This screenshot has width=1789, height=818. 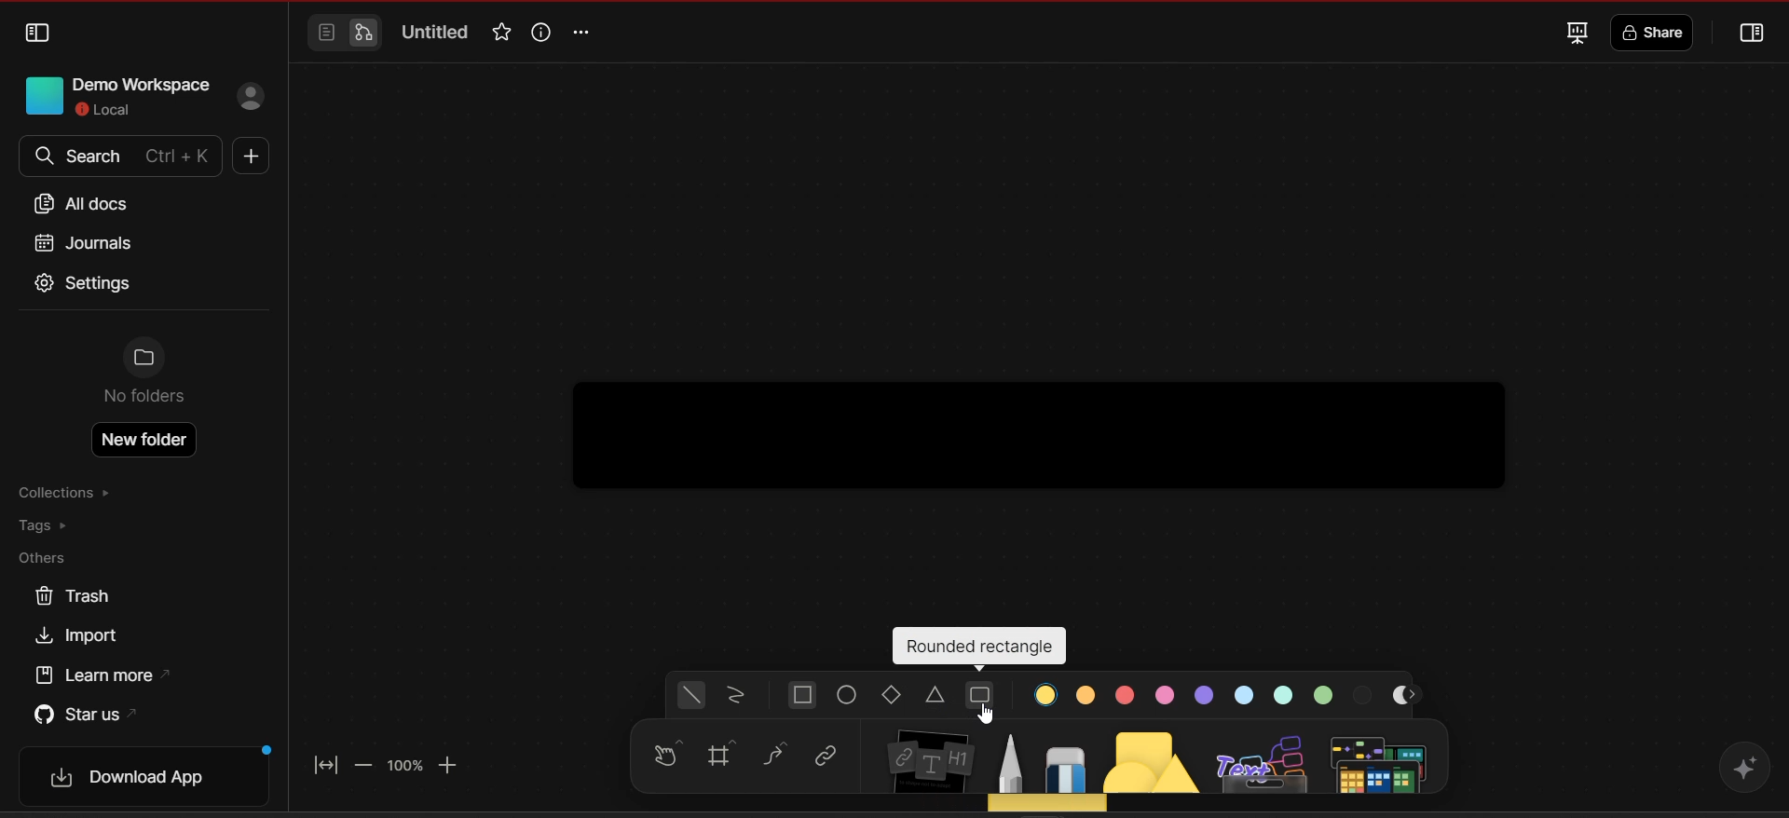 What do you see at coordinates (826, 757) in the screenshot?
I see `link` at bounding box center [826, 757].